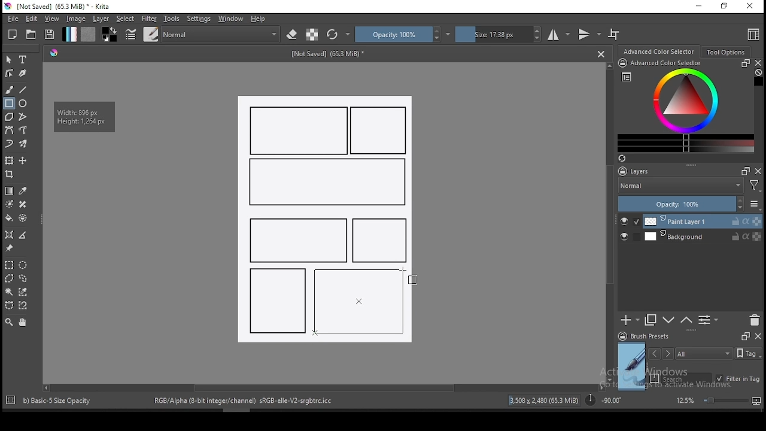 The height and width of the screenshot is (431, 766). What do you see at coordinates (11, 175) in the screenshot?
I see `crop tool` at bounding box center [11, 175].